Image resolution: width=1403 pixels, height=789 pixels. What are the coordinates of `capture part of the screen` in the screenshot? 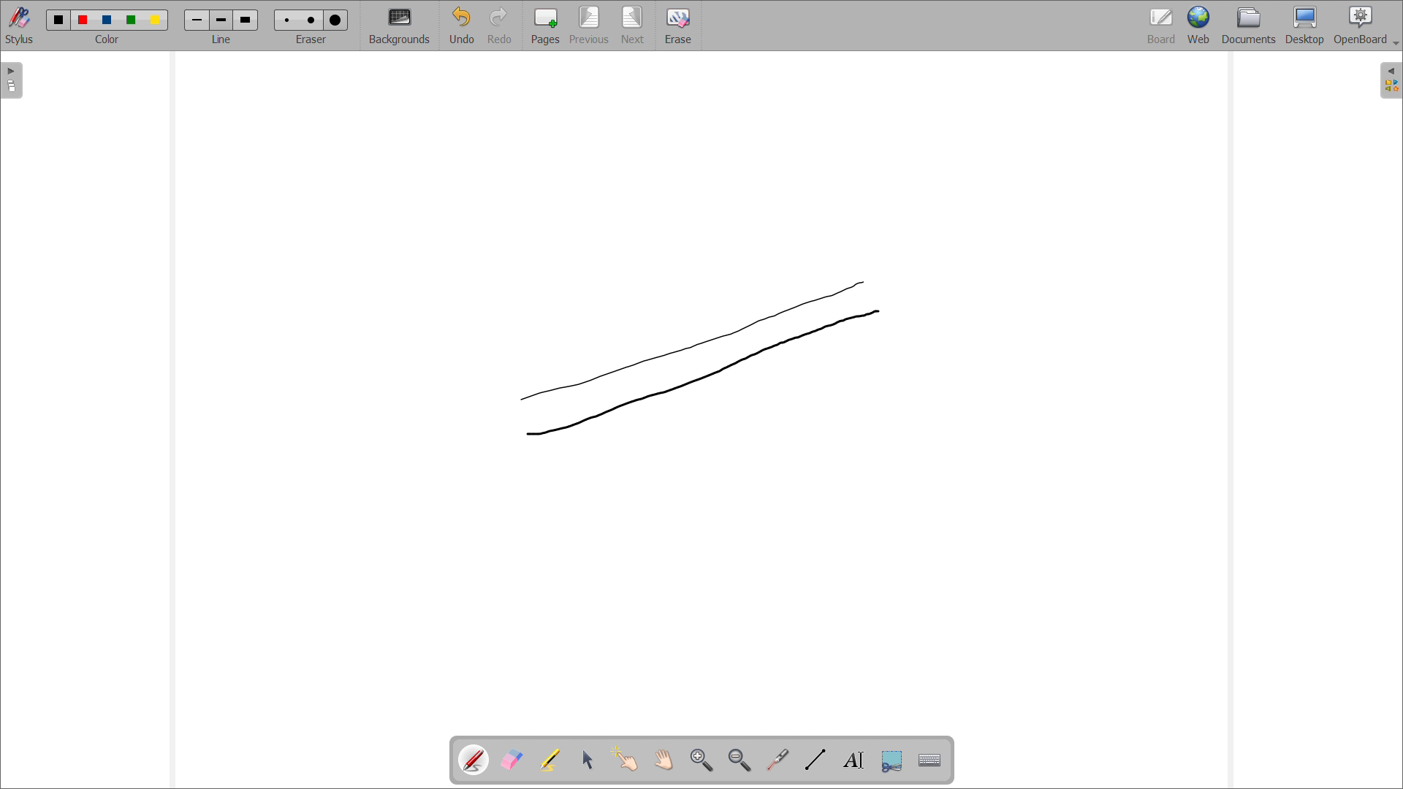 It's located at (892, 761).